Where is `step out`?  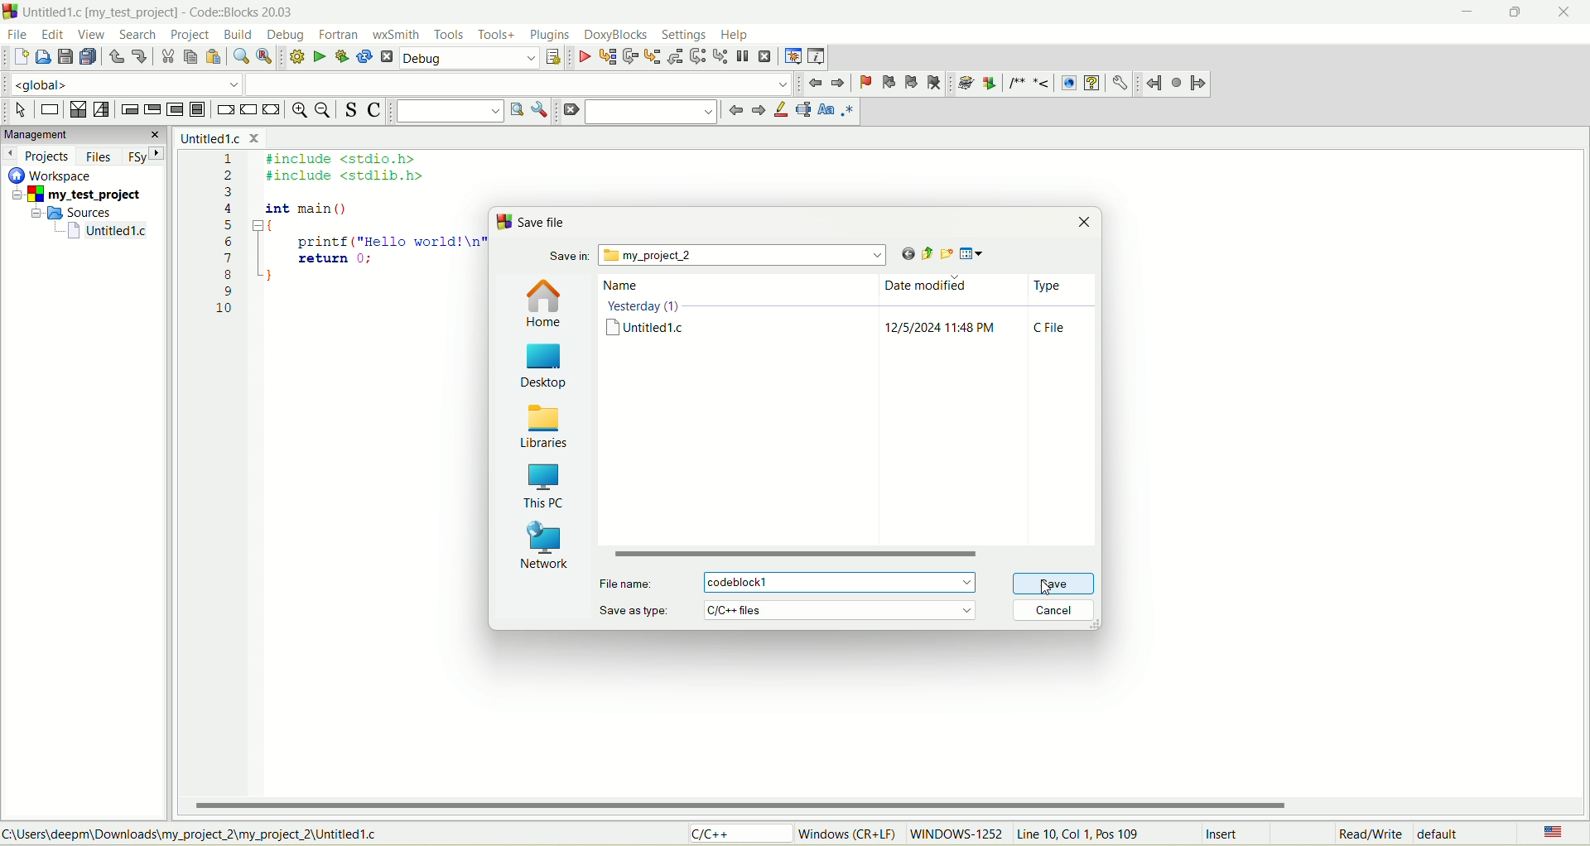
step out is located at coordinates (673, 56).